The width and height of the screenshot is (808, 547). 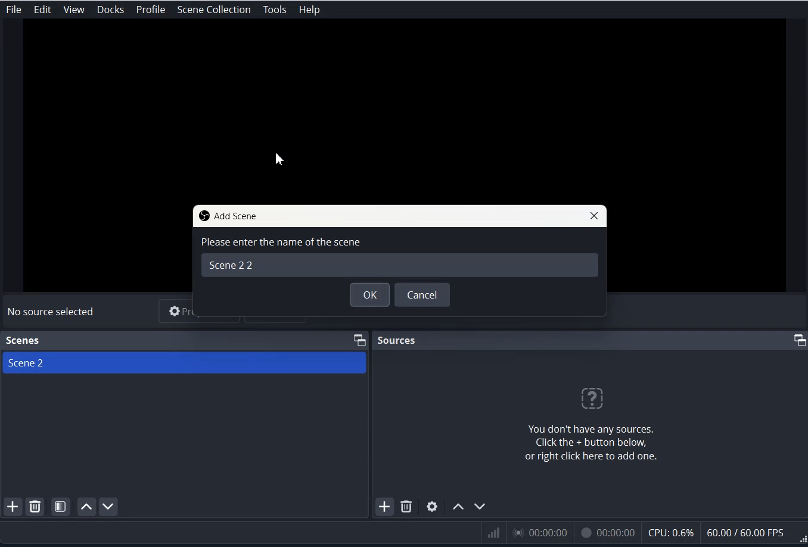 What do you see at coordinates (432, 506) in the screenshot?
I see `Open Source Settings` at bounding box center [432, 506].